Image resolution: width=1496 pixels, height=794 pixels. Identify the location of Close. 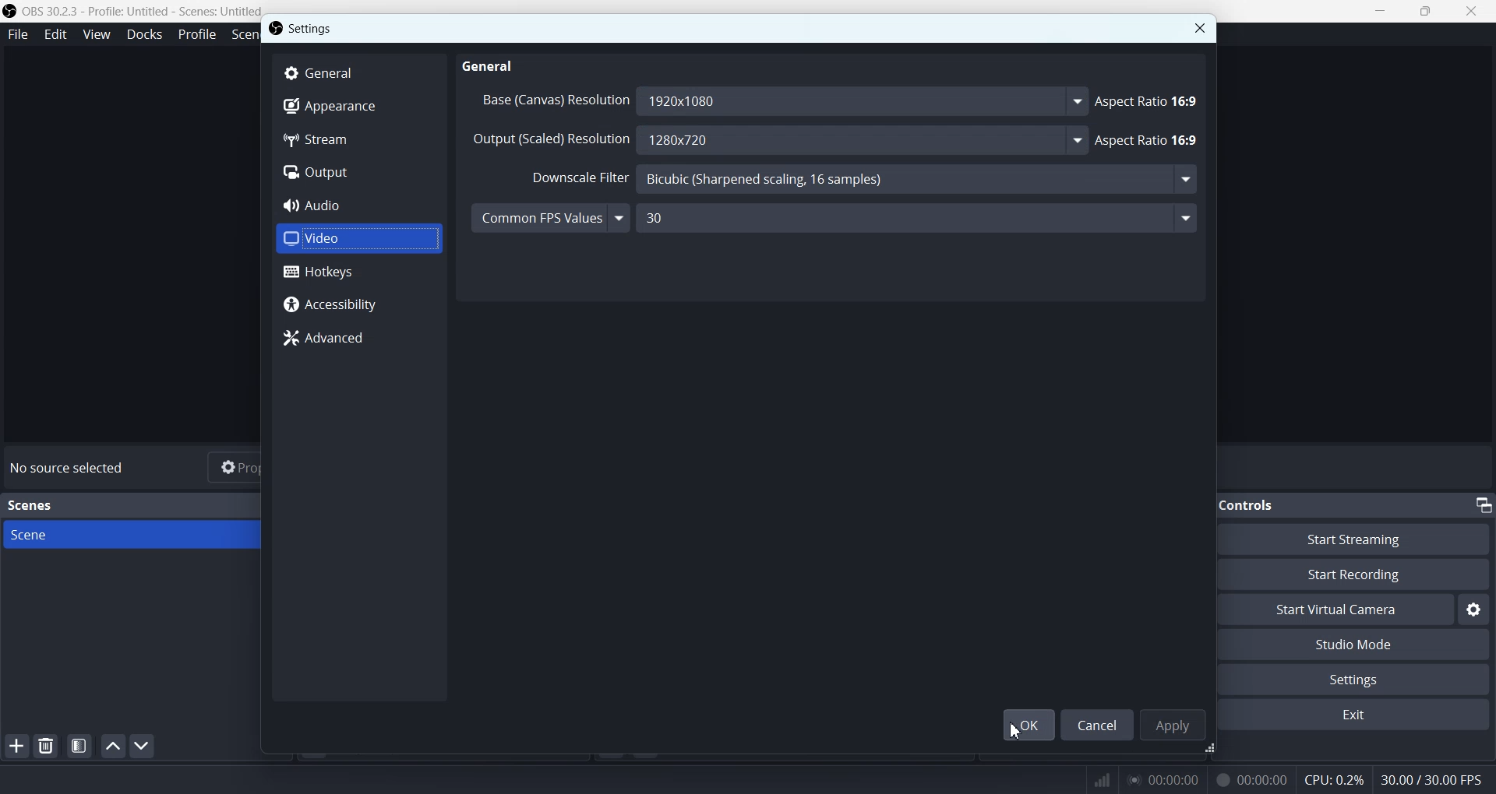
(1199, 28).